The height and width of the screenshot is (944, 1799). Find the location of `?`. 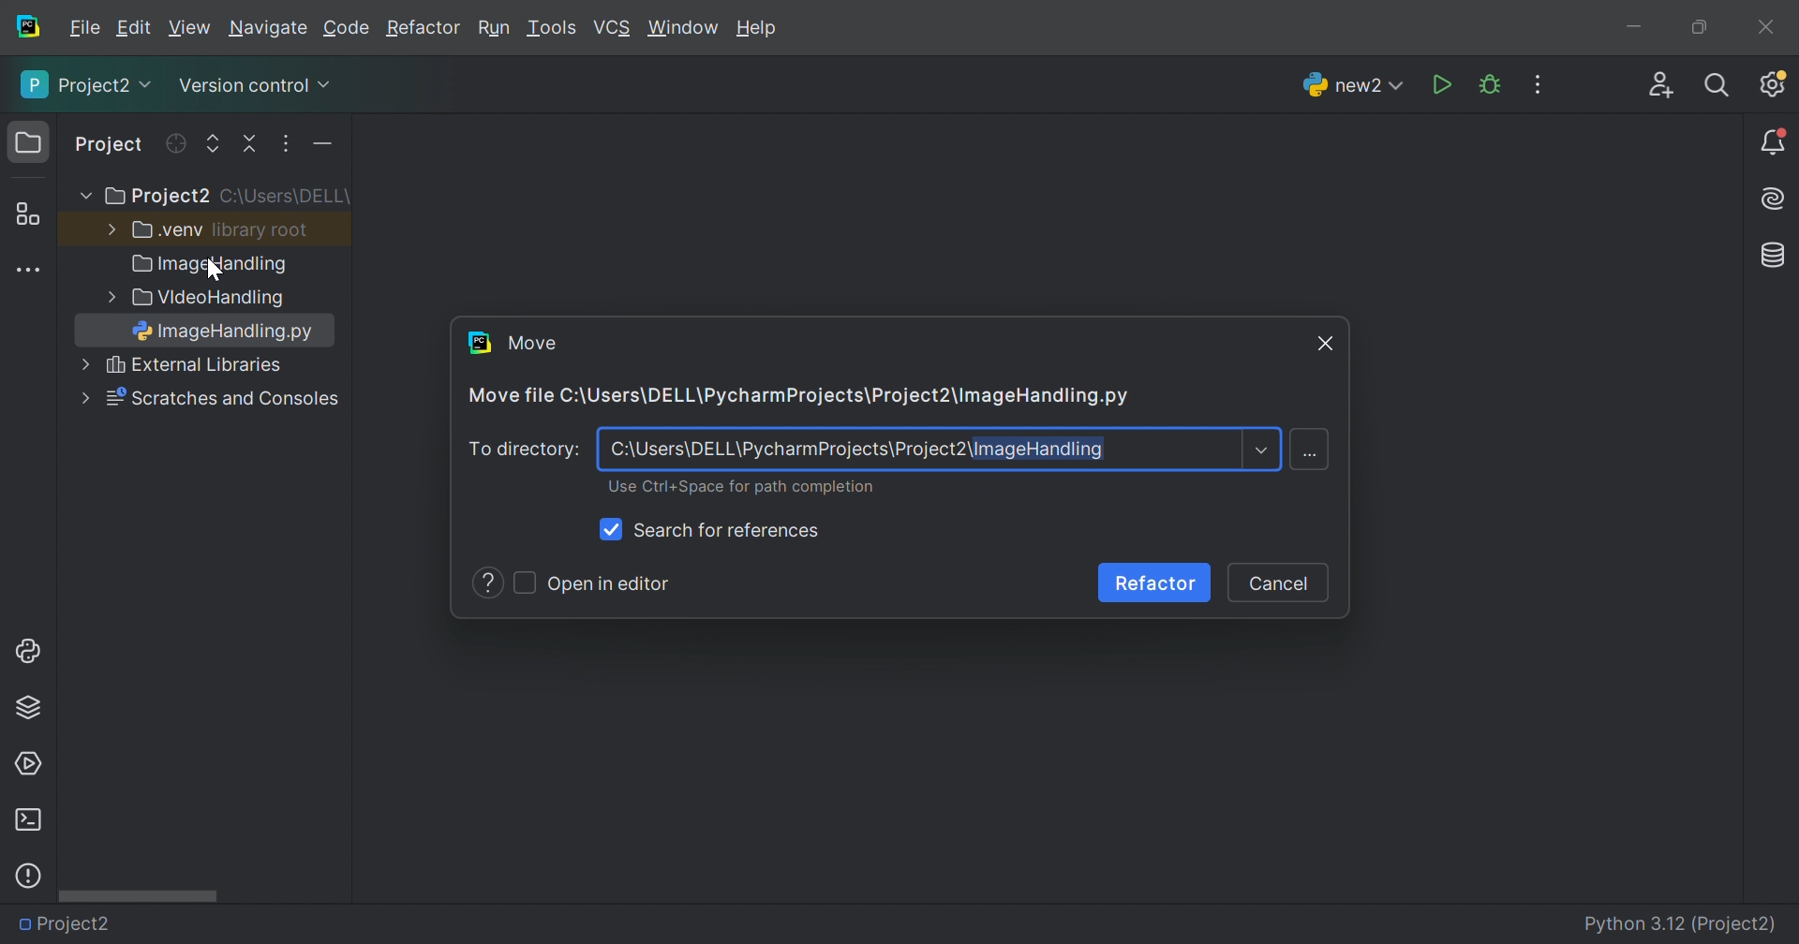

? is located at coordinates (487, 583).